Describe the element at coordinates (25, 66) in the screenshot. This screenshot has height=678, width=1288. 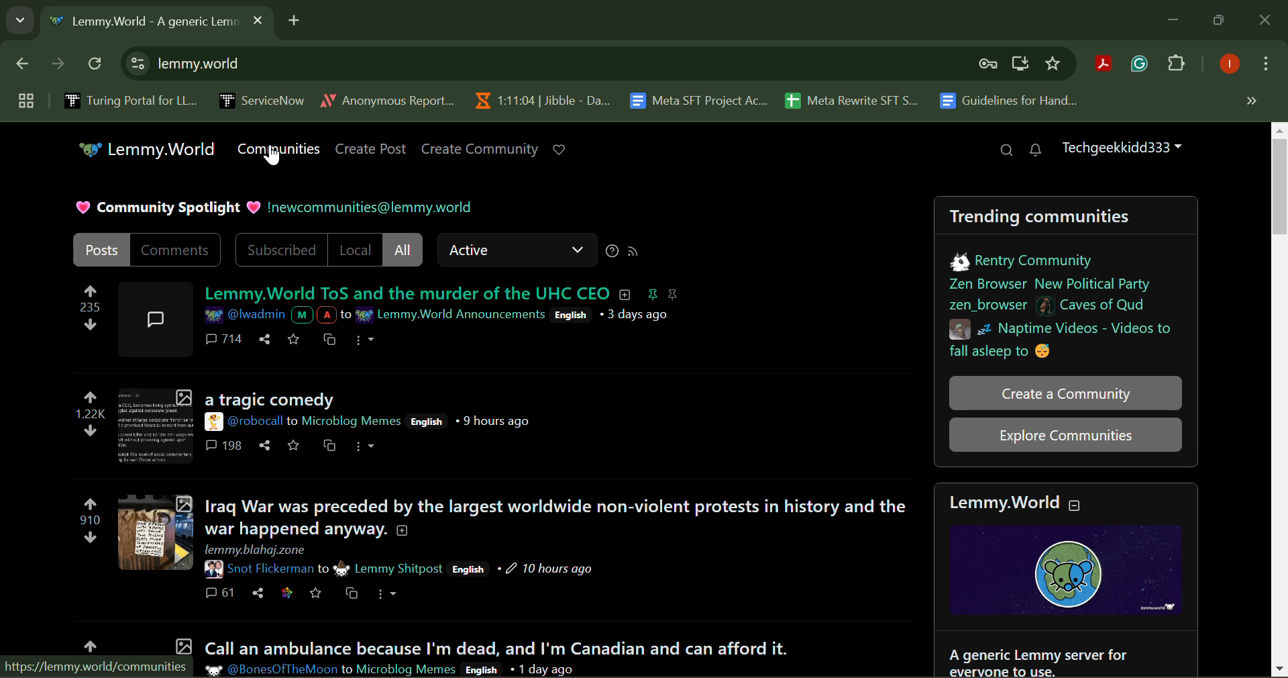
I see `Previous Page` at that location.